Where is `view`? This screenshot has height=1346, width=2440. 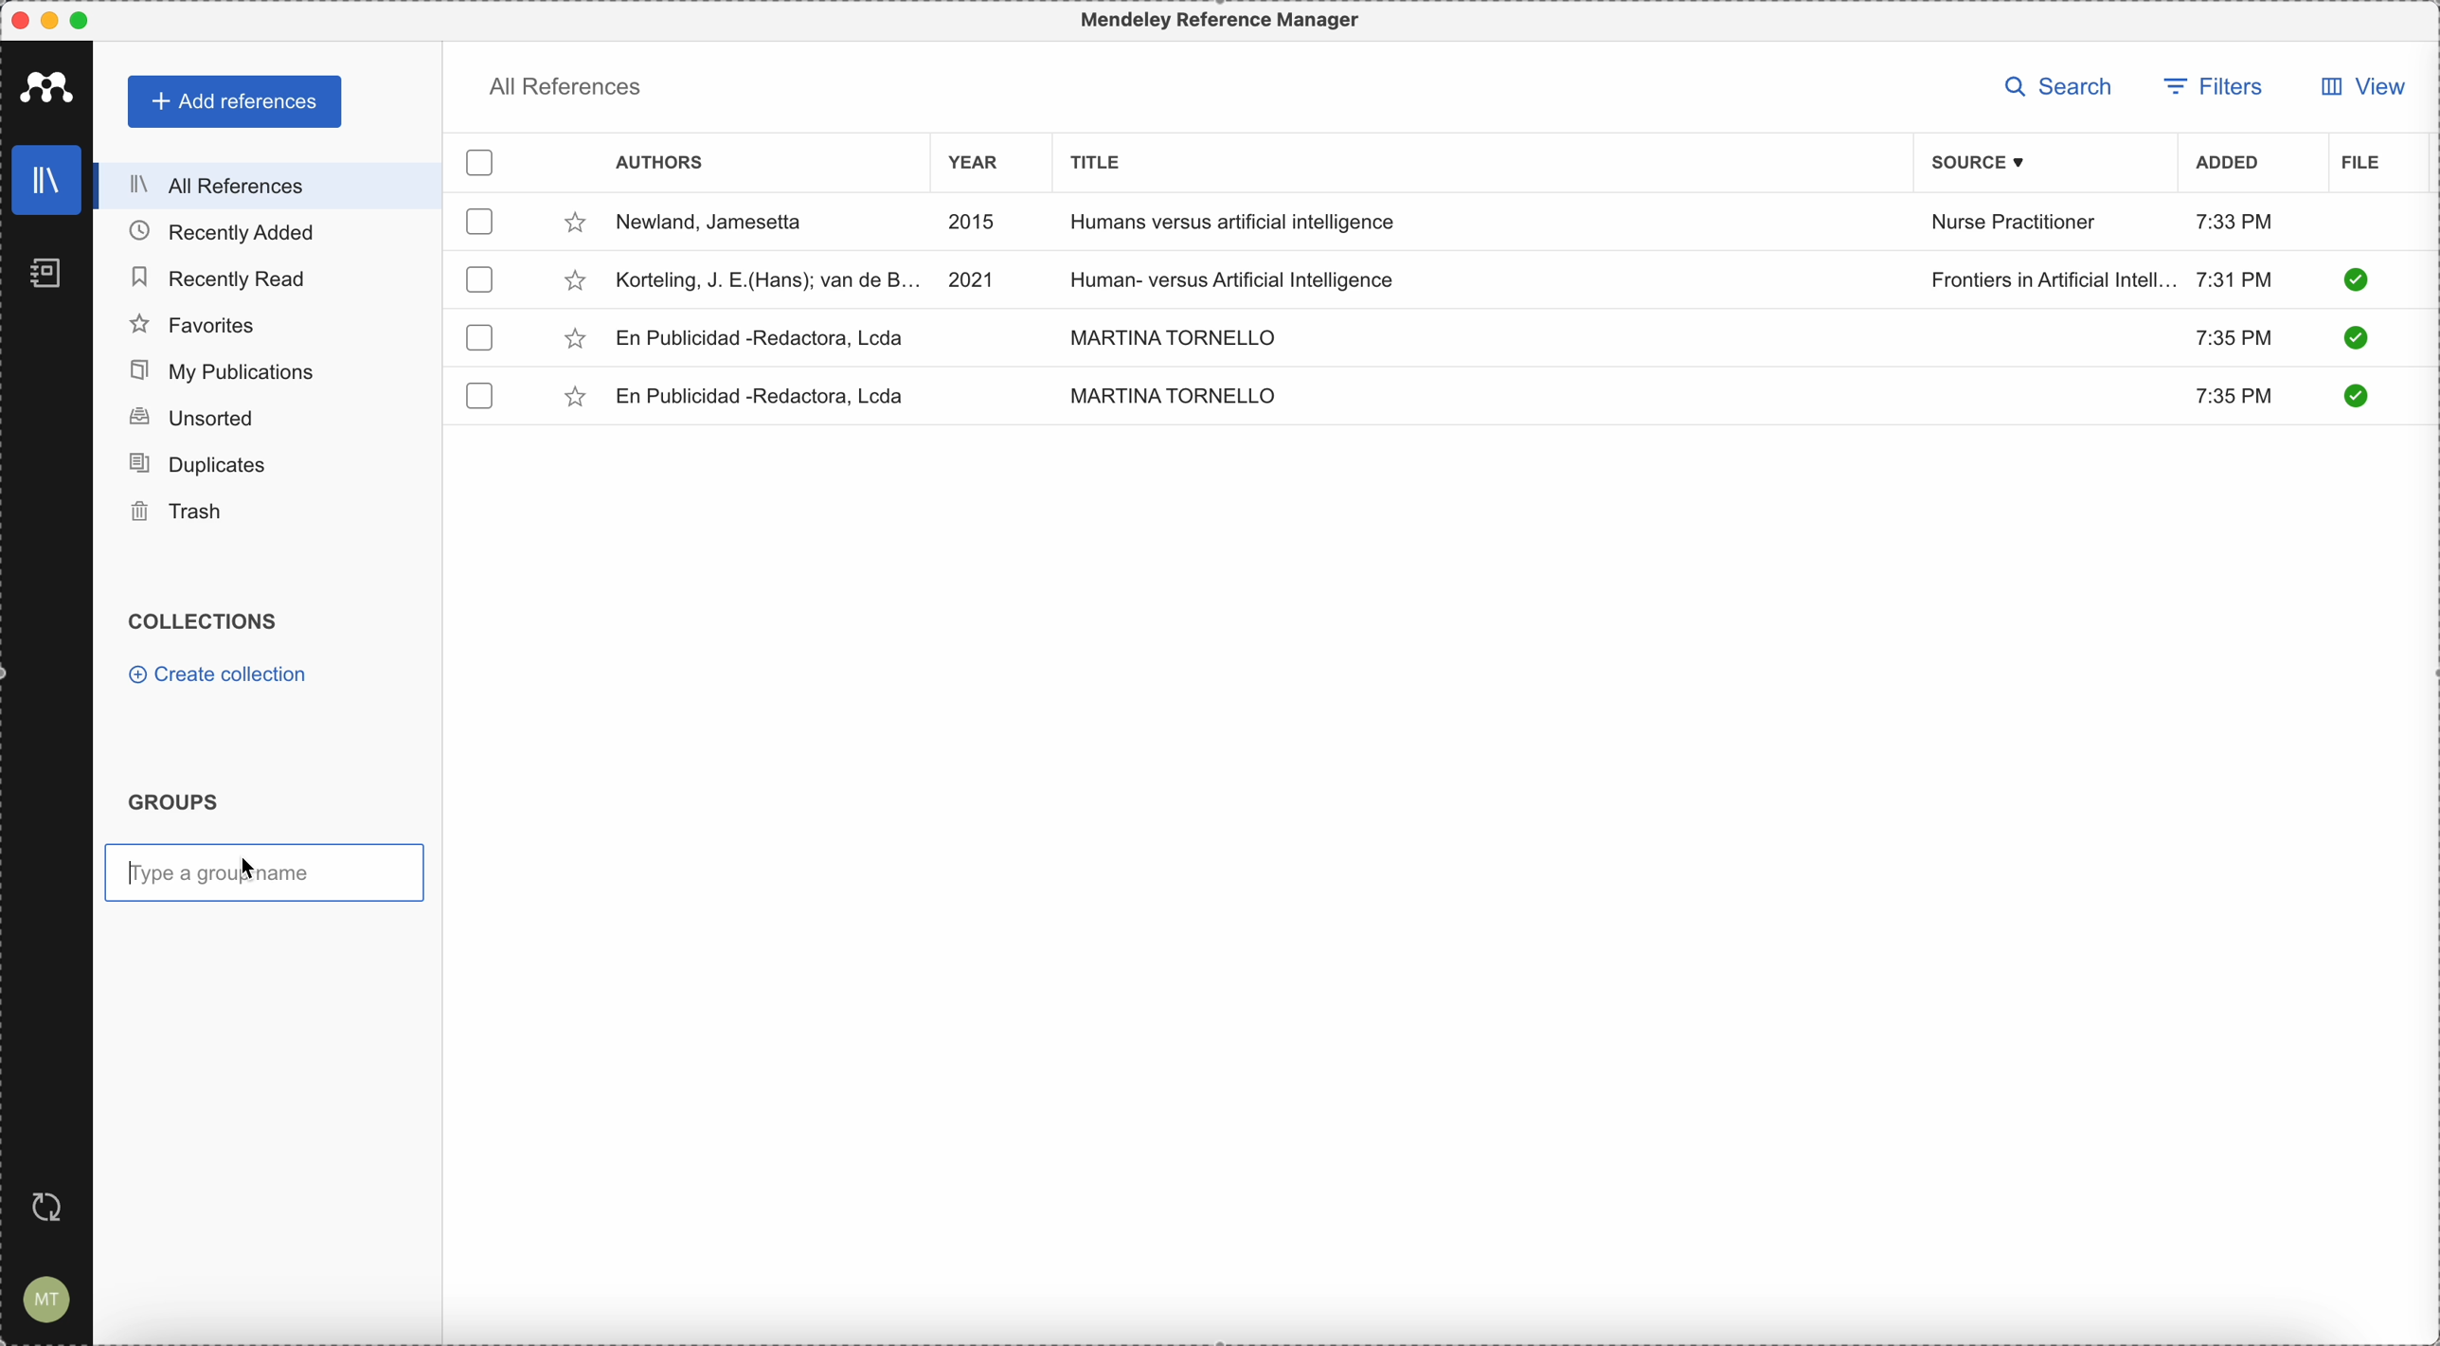
view is located at coordinates (2358, 86).